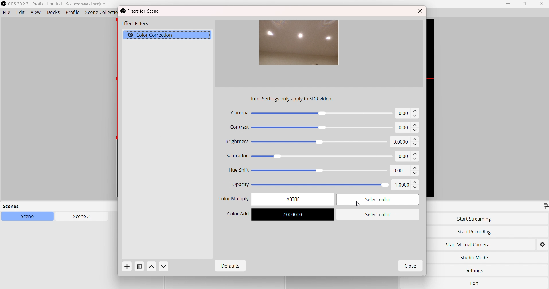 The height and width of the screenshot is (289, 549). What do you see at coordinates (304, 142) in the screenshot?
I see `Brightness -` at bounding box center [304, 142].